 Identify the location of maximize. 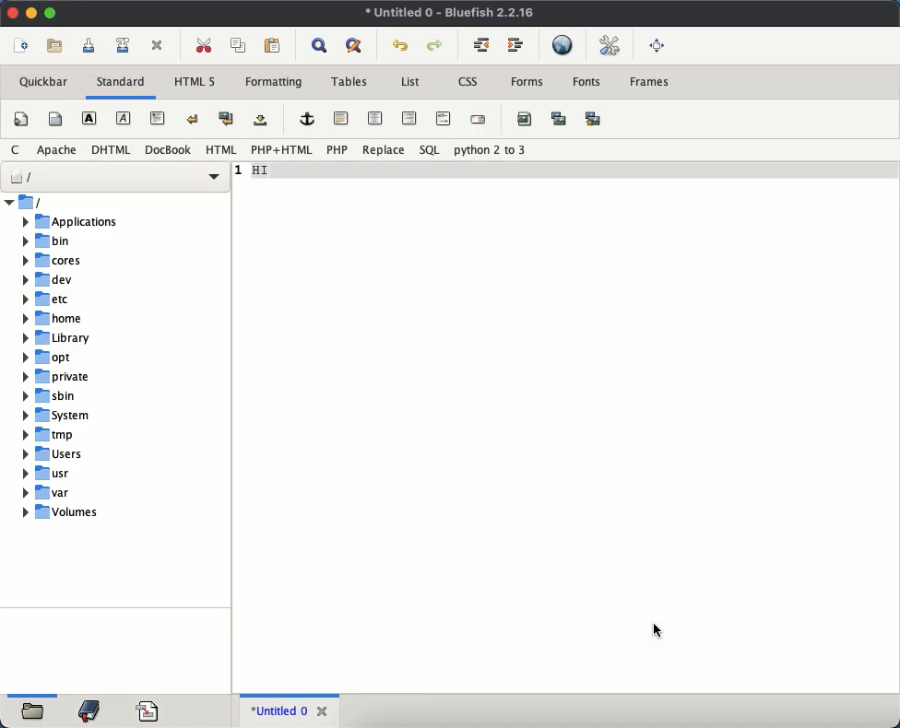
(51, 14).